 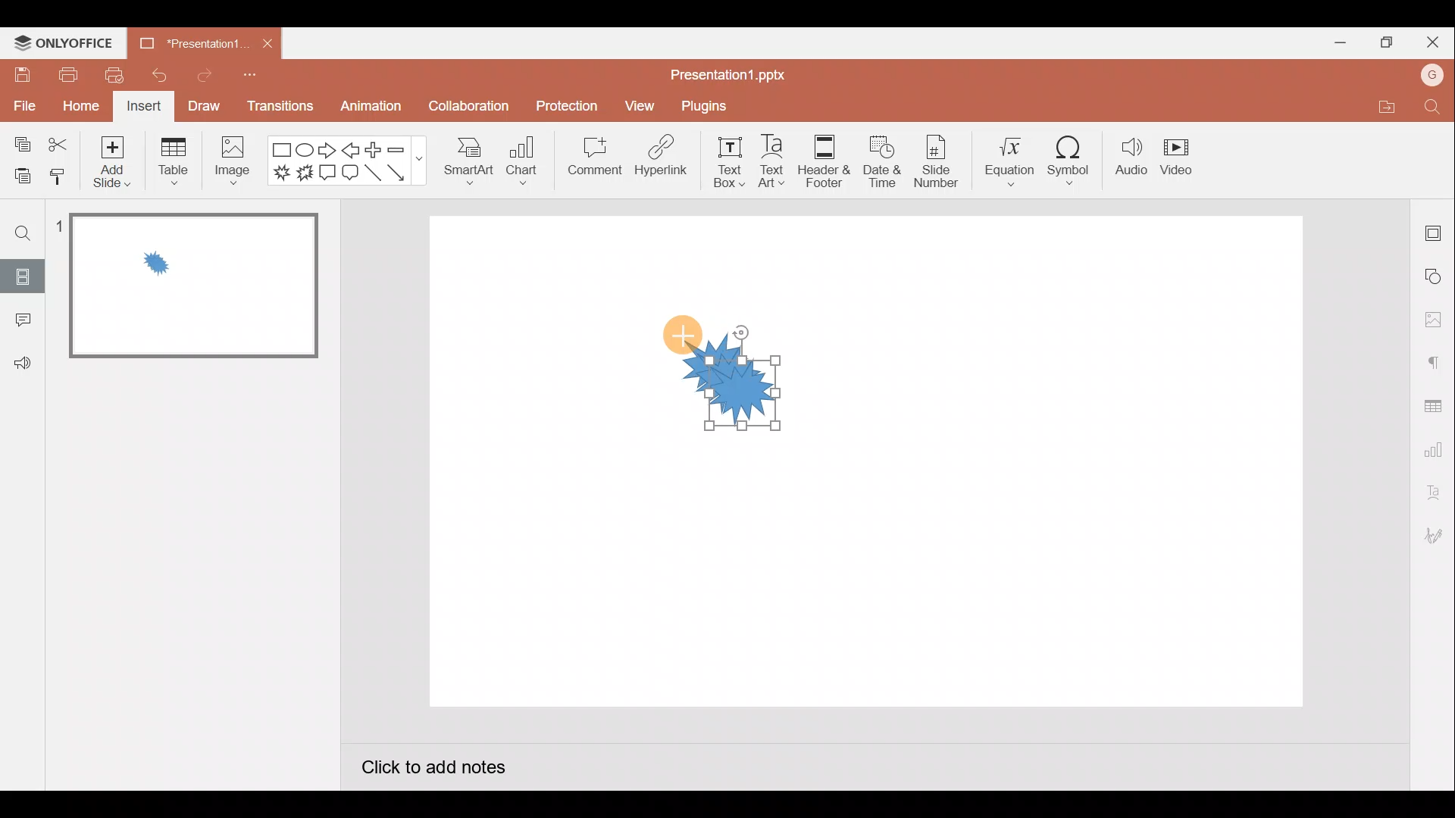 What do you see at coordinates (21, 233) in the screenshot?
I see `Find` at bounding box center [21, 233].